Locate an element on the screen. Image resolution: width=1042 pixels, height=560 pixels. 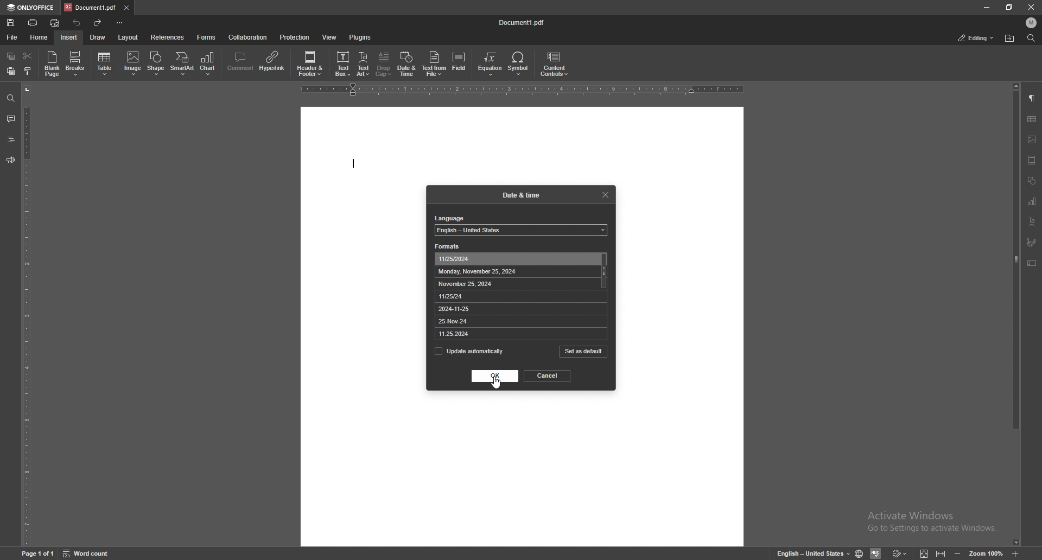
equation is located at coordinates (489, 62).